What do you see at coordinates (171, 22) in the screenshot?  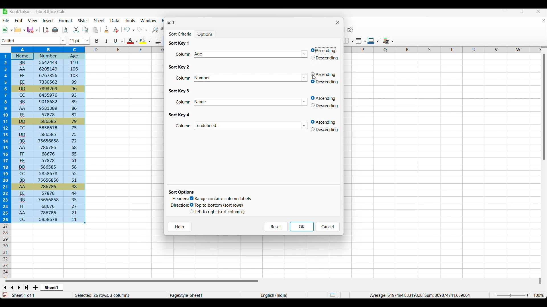 I see `Window title` at bounding box center [171, 22].